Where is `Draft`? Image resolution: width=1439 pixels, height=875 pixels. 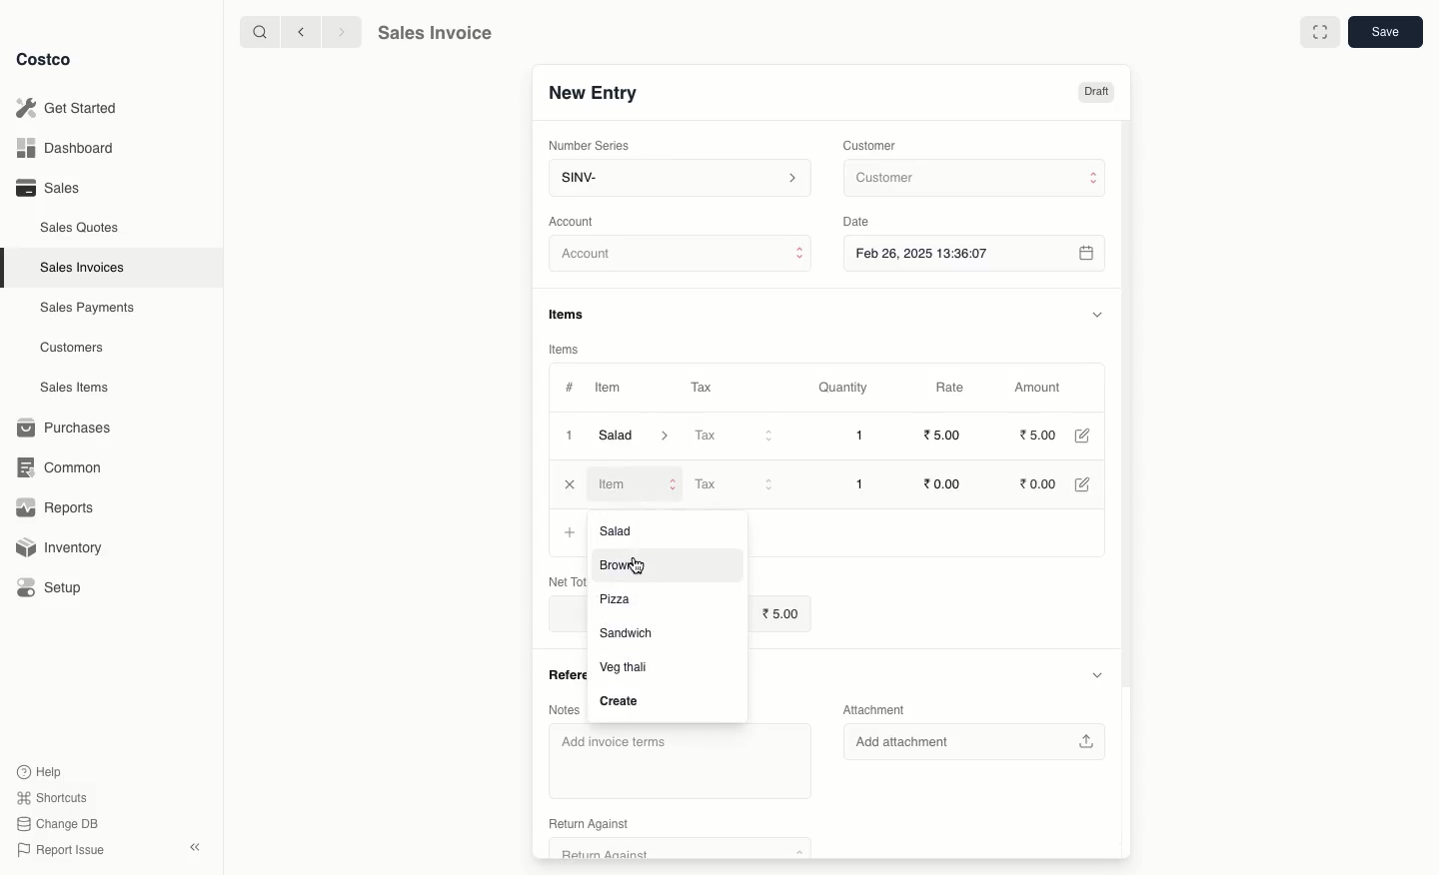 Draft is located at coordinates (1096, 93).